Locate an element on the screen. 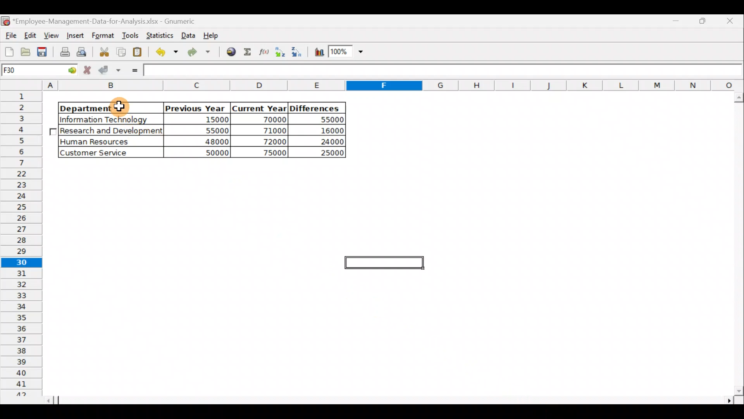 This screenshot has height=419, width=744. Copy the selection is located at coordinates (121, 52).